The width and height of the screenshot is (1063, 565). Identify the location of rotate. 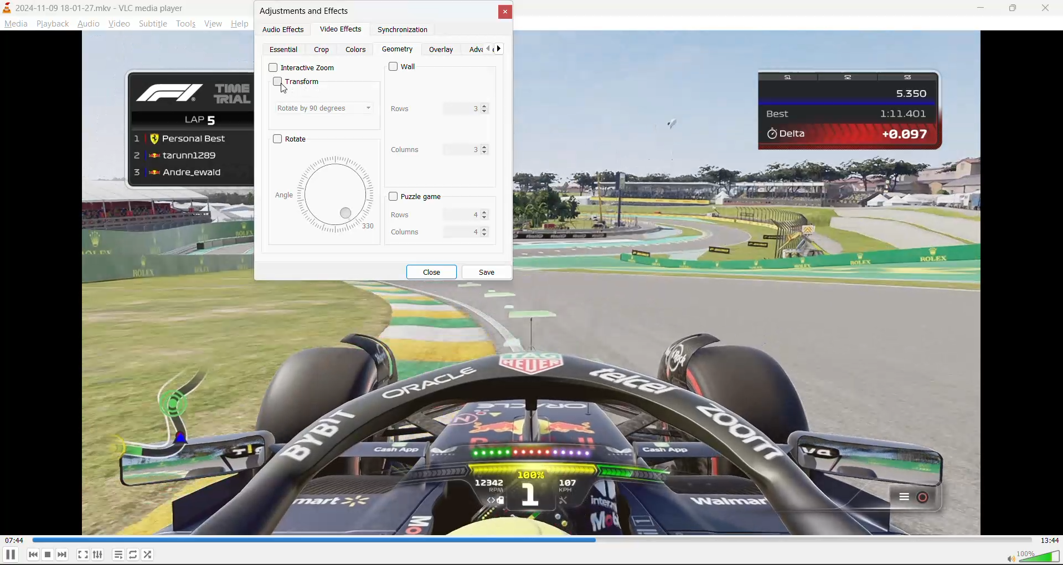
(291, 139).